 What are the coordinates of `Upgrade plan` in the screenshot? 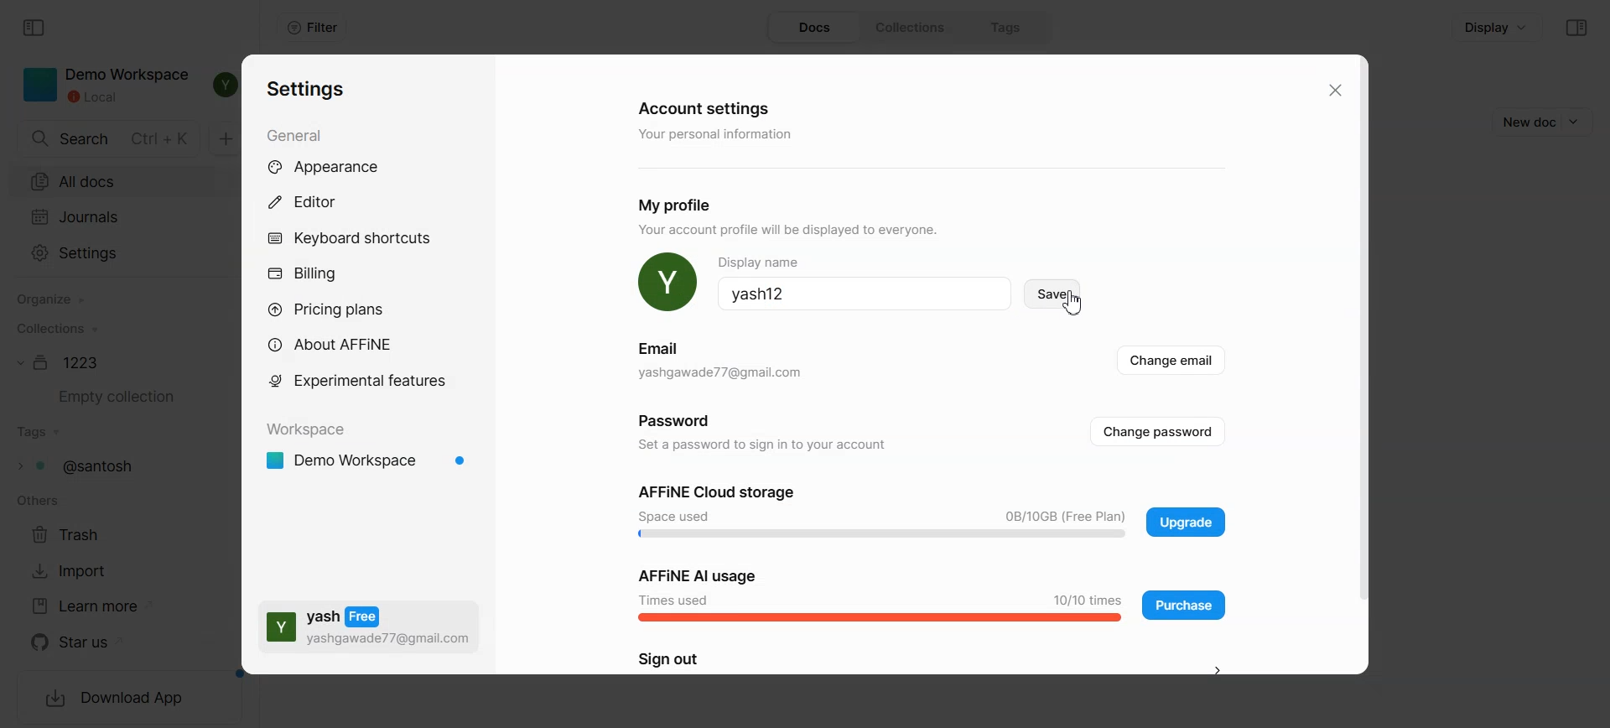 It's located at (1185, 522).